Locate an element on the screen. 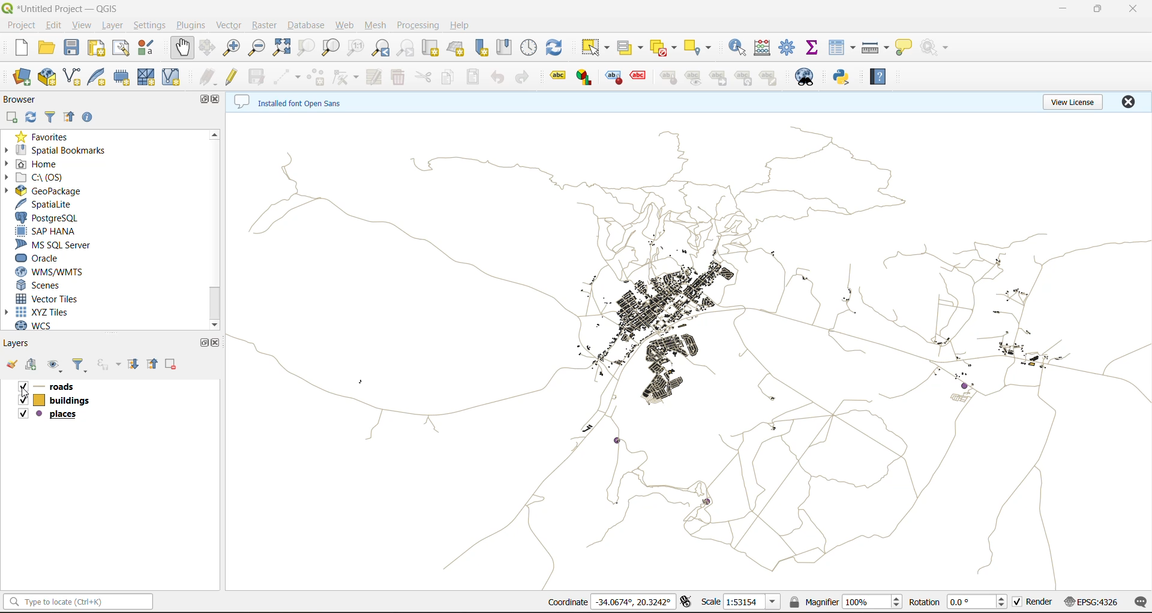  labels toolbar 6 is located at coordinates (693, 79).